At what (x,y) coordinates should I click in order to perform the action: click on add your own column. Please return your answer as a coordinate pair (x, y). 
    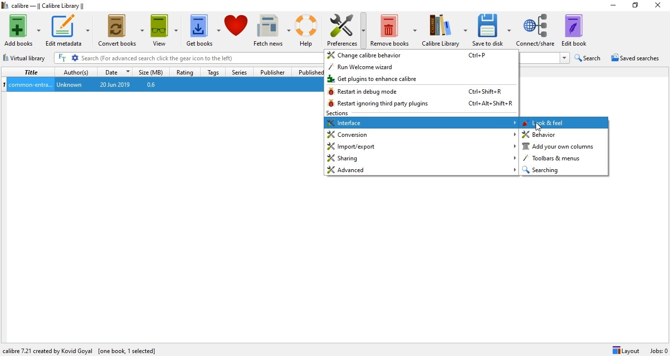
    Looking at the image, I should click on (564, 147).